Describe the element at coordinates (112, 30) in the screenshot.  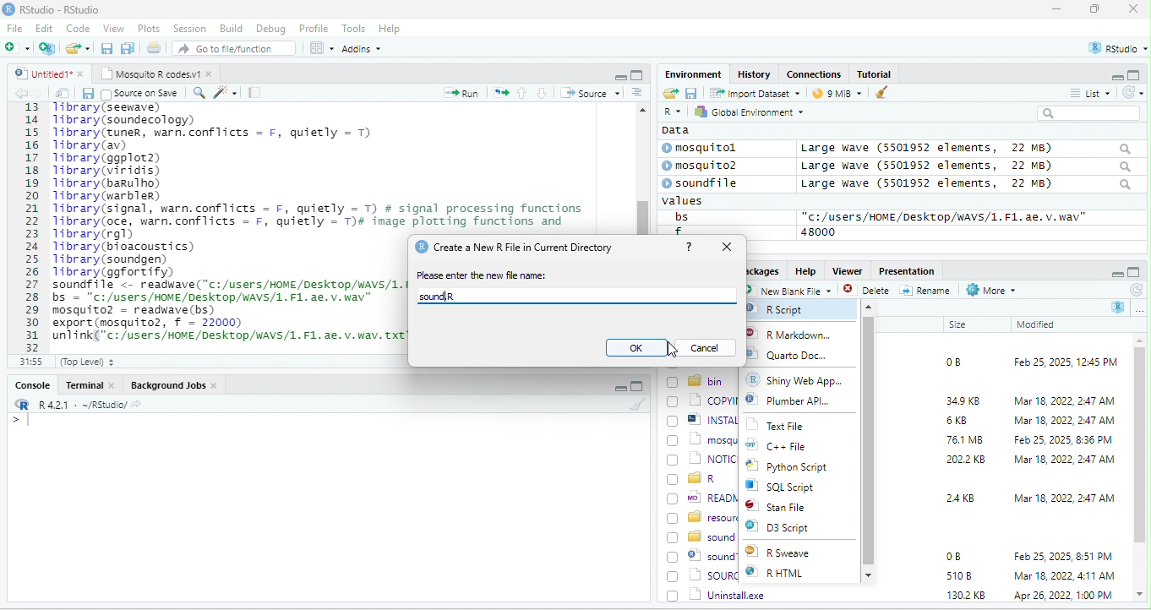
I see `View` at that location.